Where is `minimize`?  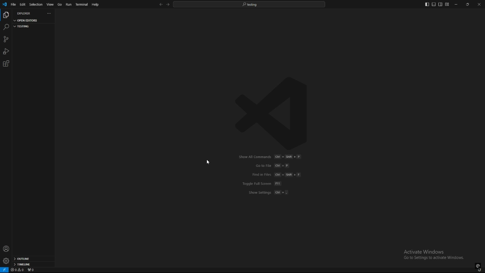
minimize is located at coordinates (456, 5).